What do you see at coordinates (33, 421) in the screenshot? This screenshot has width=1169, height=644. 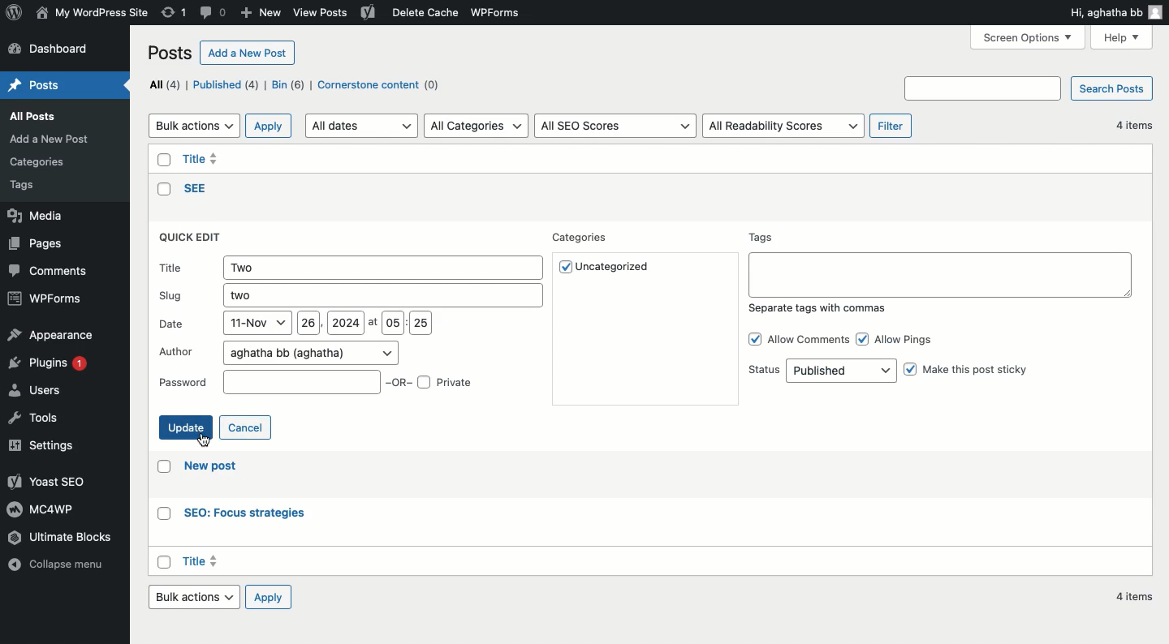 I see `Tools` at bounding box center [33, 421].